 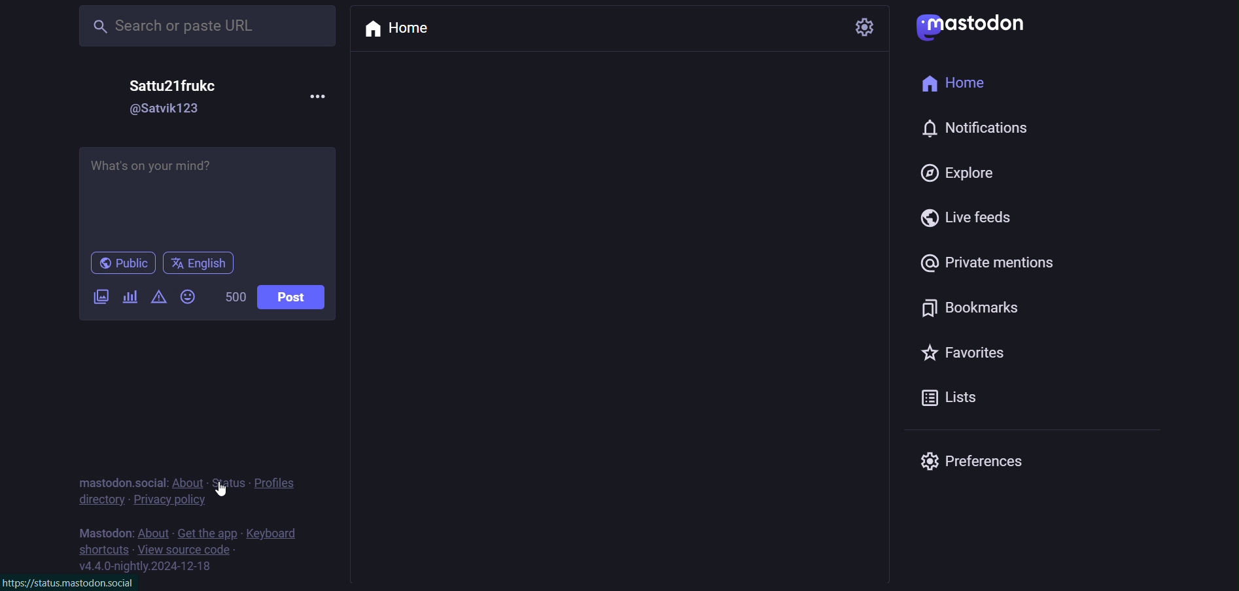 I want to click on emoji, so click(x=186, y=296).